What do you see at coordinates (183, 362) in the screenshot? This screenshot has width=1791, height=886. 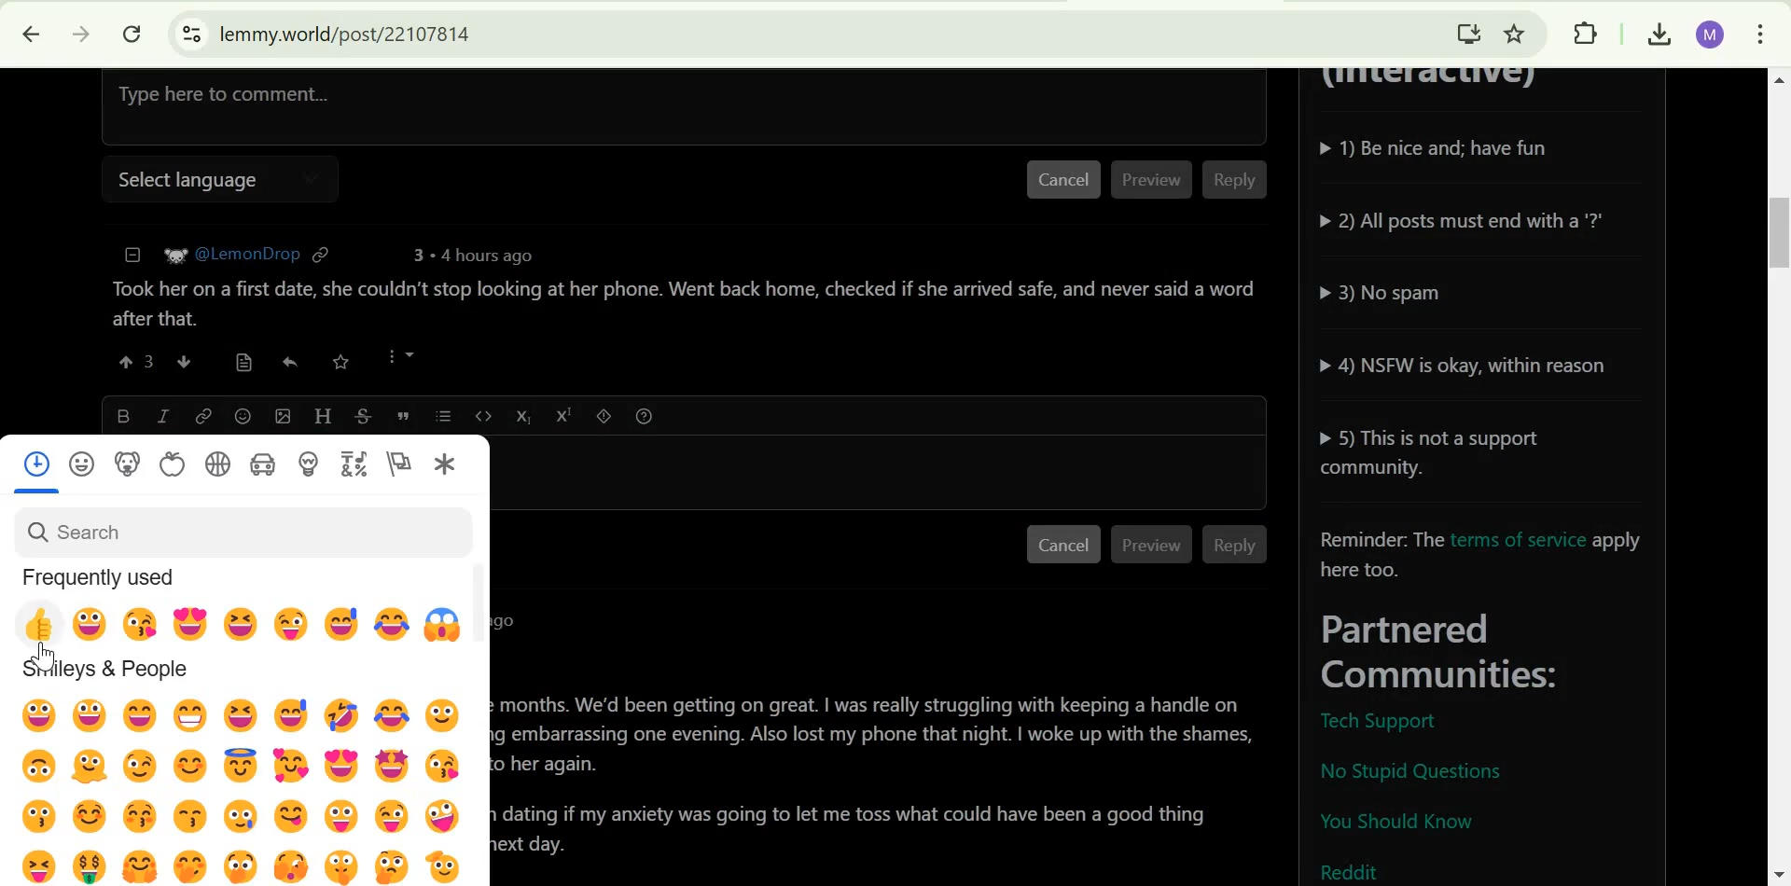 I see `downvote` at bounding box center [183, 362].